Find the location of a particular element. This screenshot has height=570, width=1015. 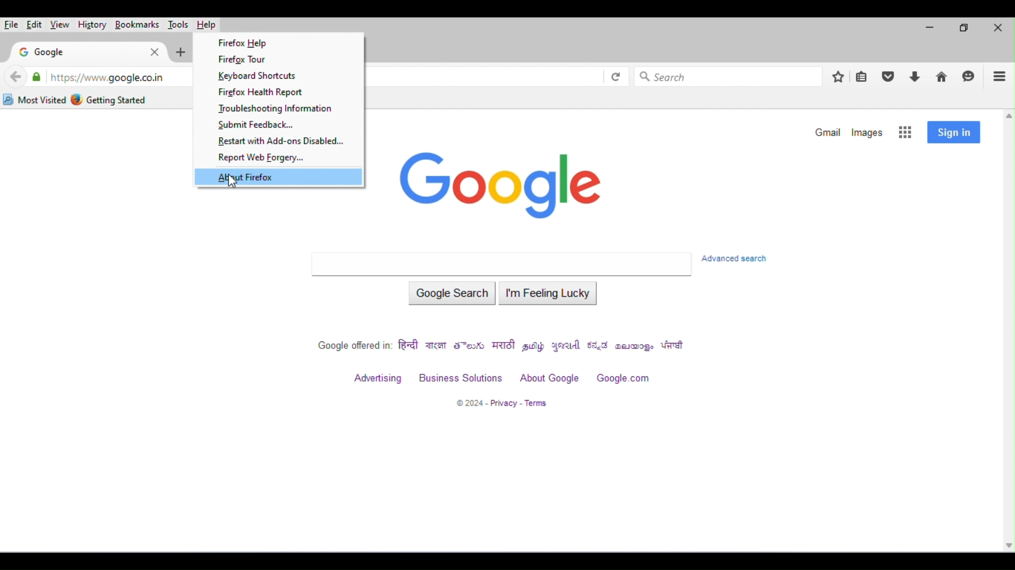

file is located at coordinates (12, 26).